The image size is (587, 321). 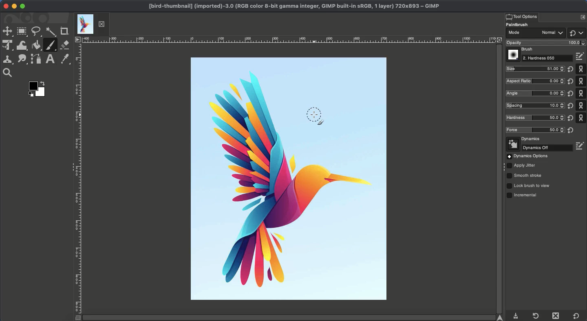 I want to click on Smooth stroke, so click(x=525, y=176).